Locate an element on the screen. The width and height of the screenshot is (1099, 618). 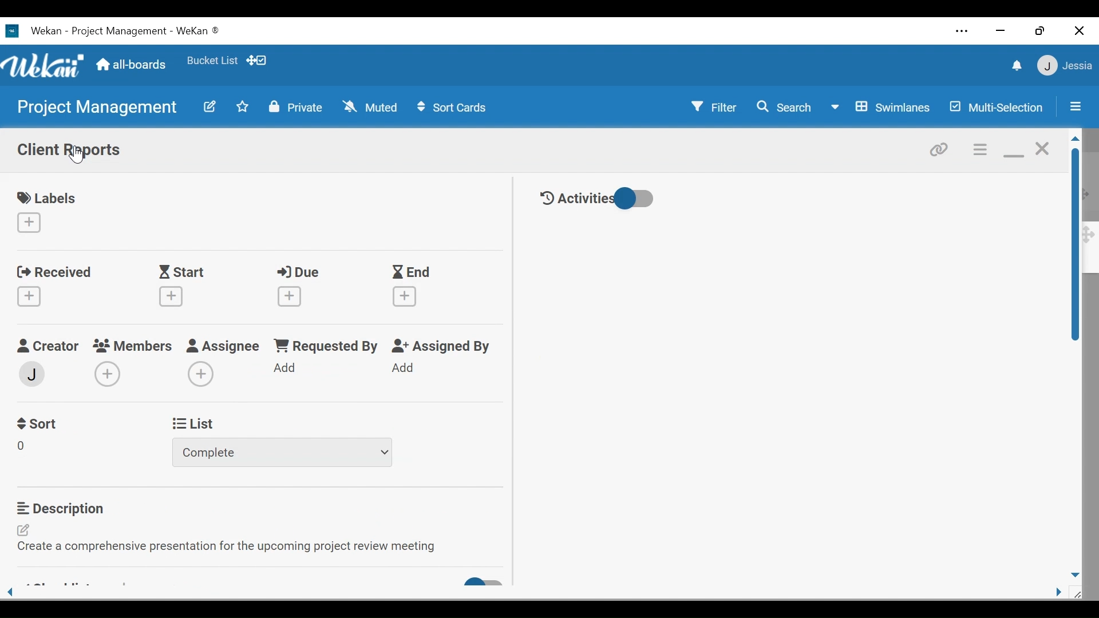
notification is located at coordinates (1018, 66).